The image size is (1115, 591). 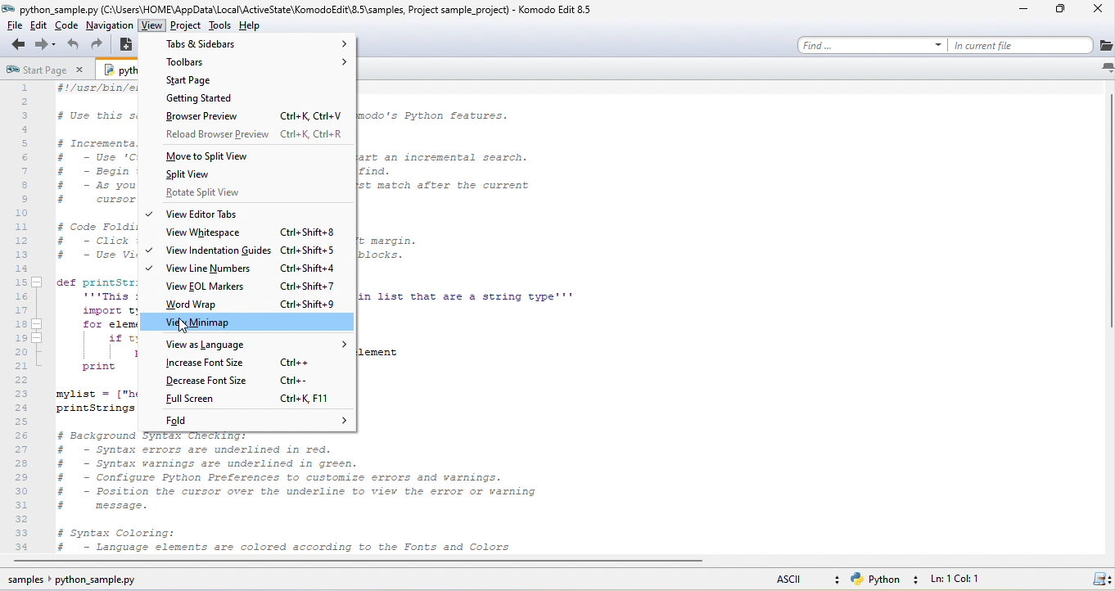 What do you see at coordinates (375, 495) in the screenshot?
I see `python code` at bounding box center [375, 495].